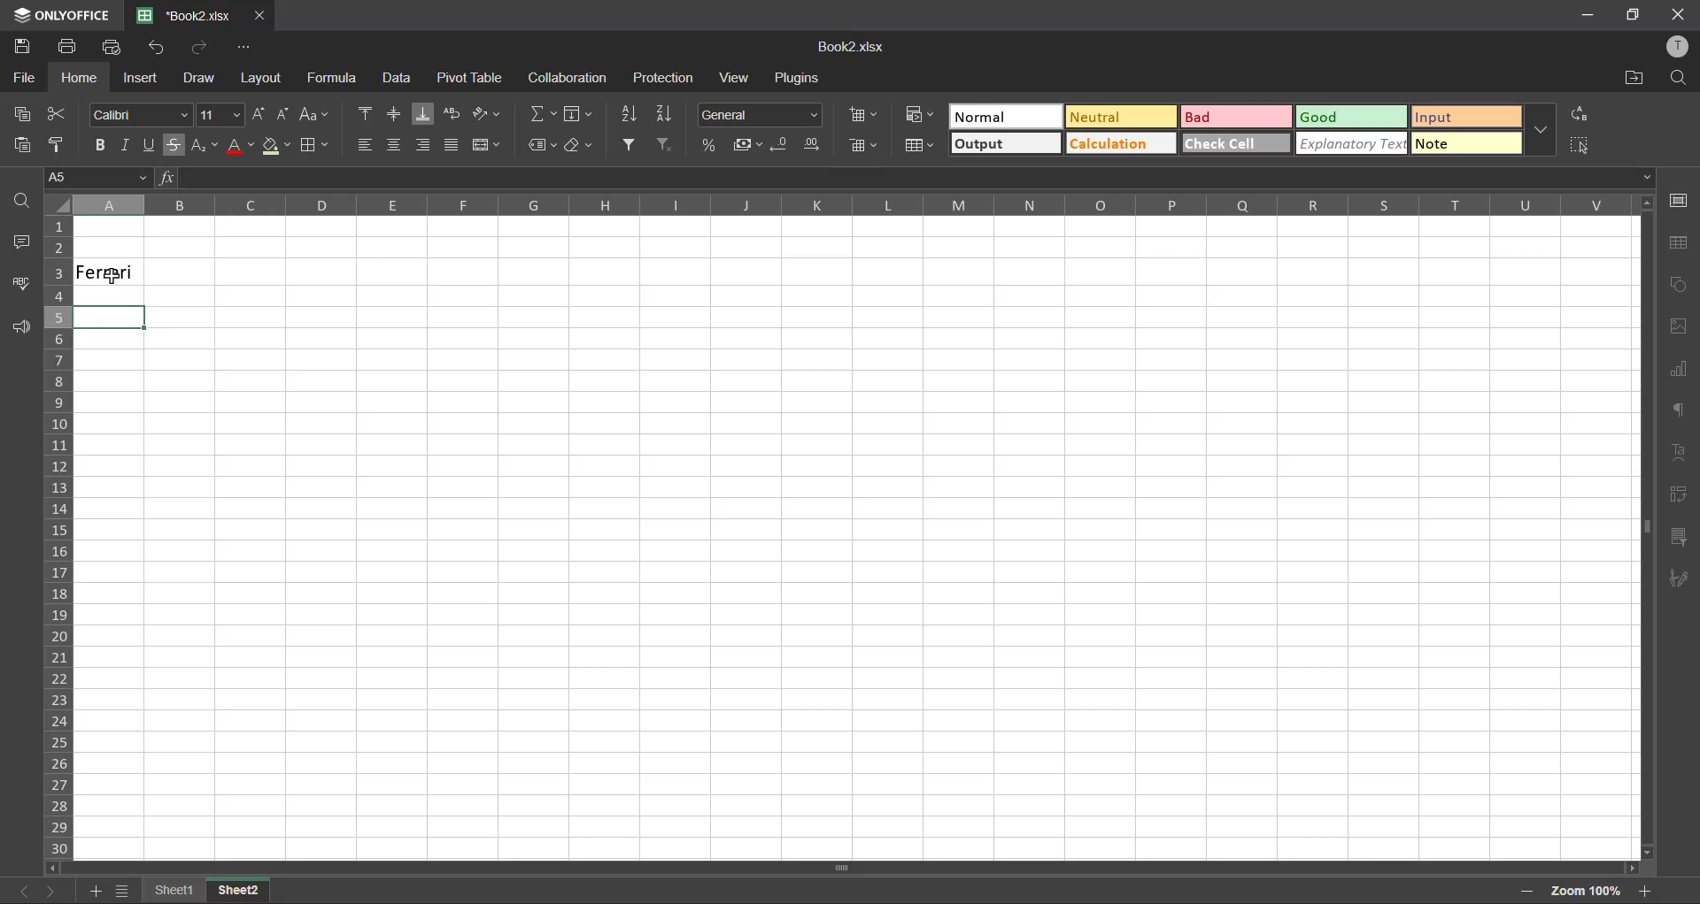 This screenshot has height=904, width=1700. What do you see at coordinates (761, 115) in the screenshot?
I see `number format` at bounding box center [761, 115].